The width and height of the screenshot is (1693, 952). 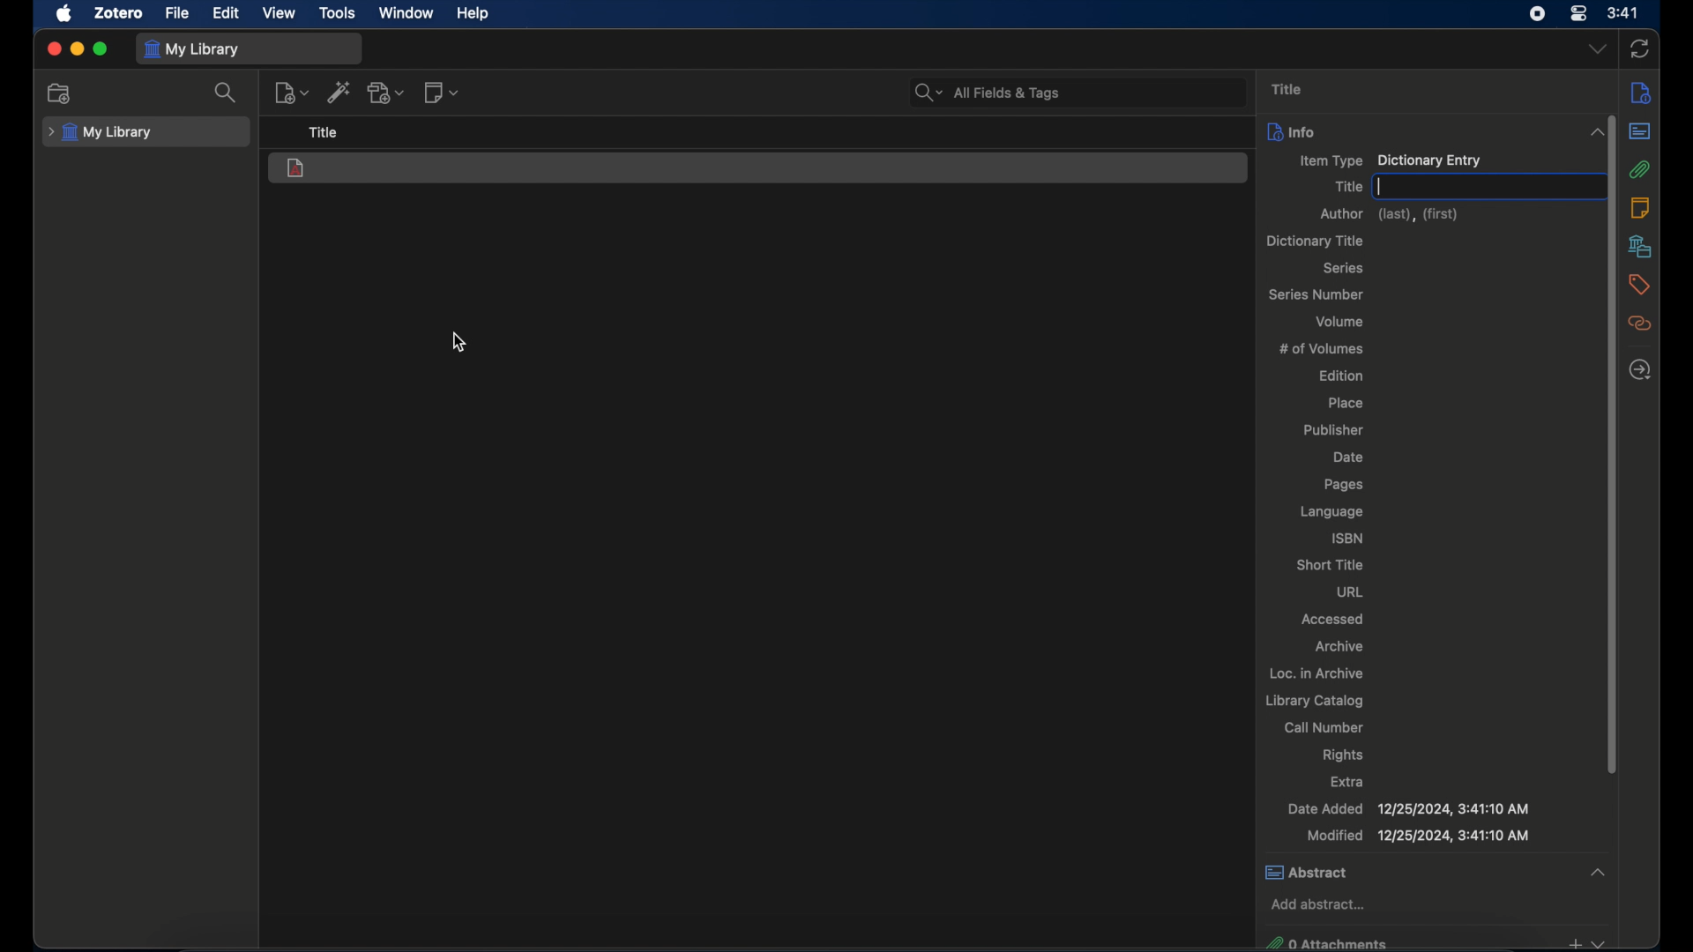 I want to click on window, so click(x=408, y=14).